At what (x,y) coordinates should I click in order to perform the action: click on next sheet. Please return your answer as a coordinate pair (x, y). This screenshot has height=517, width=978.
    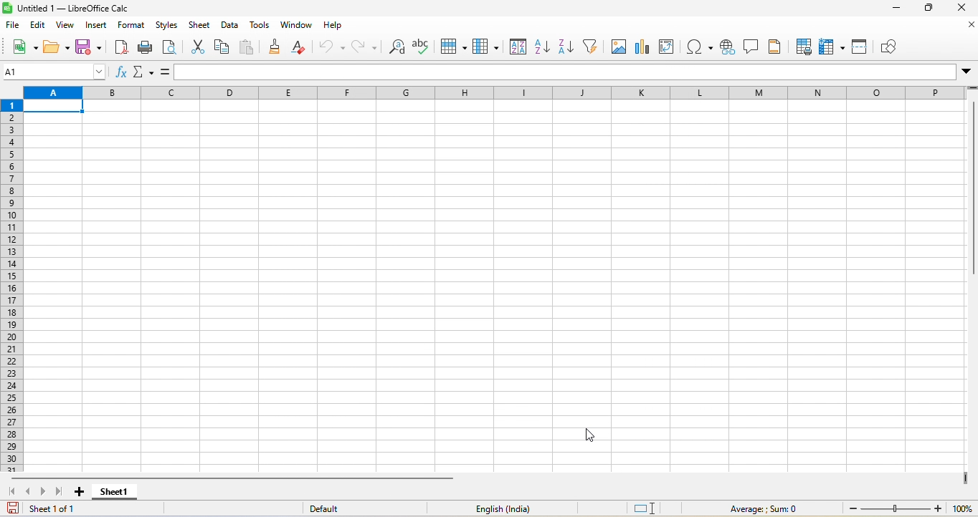
    Looking at the image, I should click on (42, 493).